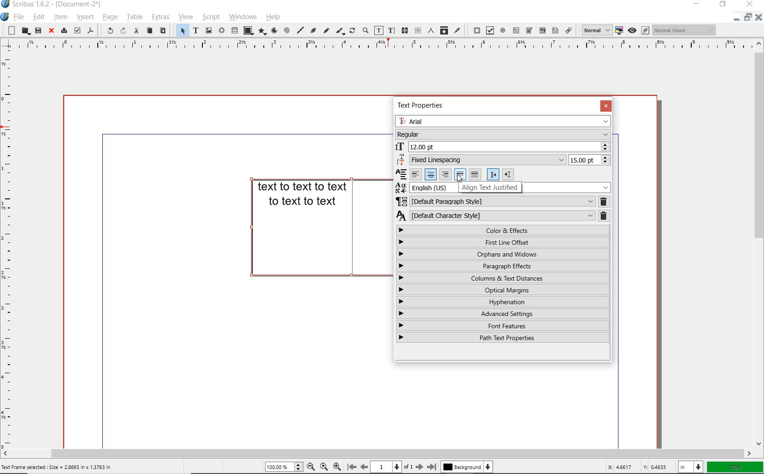  What do you see at coordinates (273, 31) in the screenshot?
I see `arc` at bounding box center [273, 31].